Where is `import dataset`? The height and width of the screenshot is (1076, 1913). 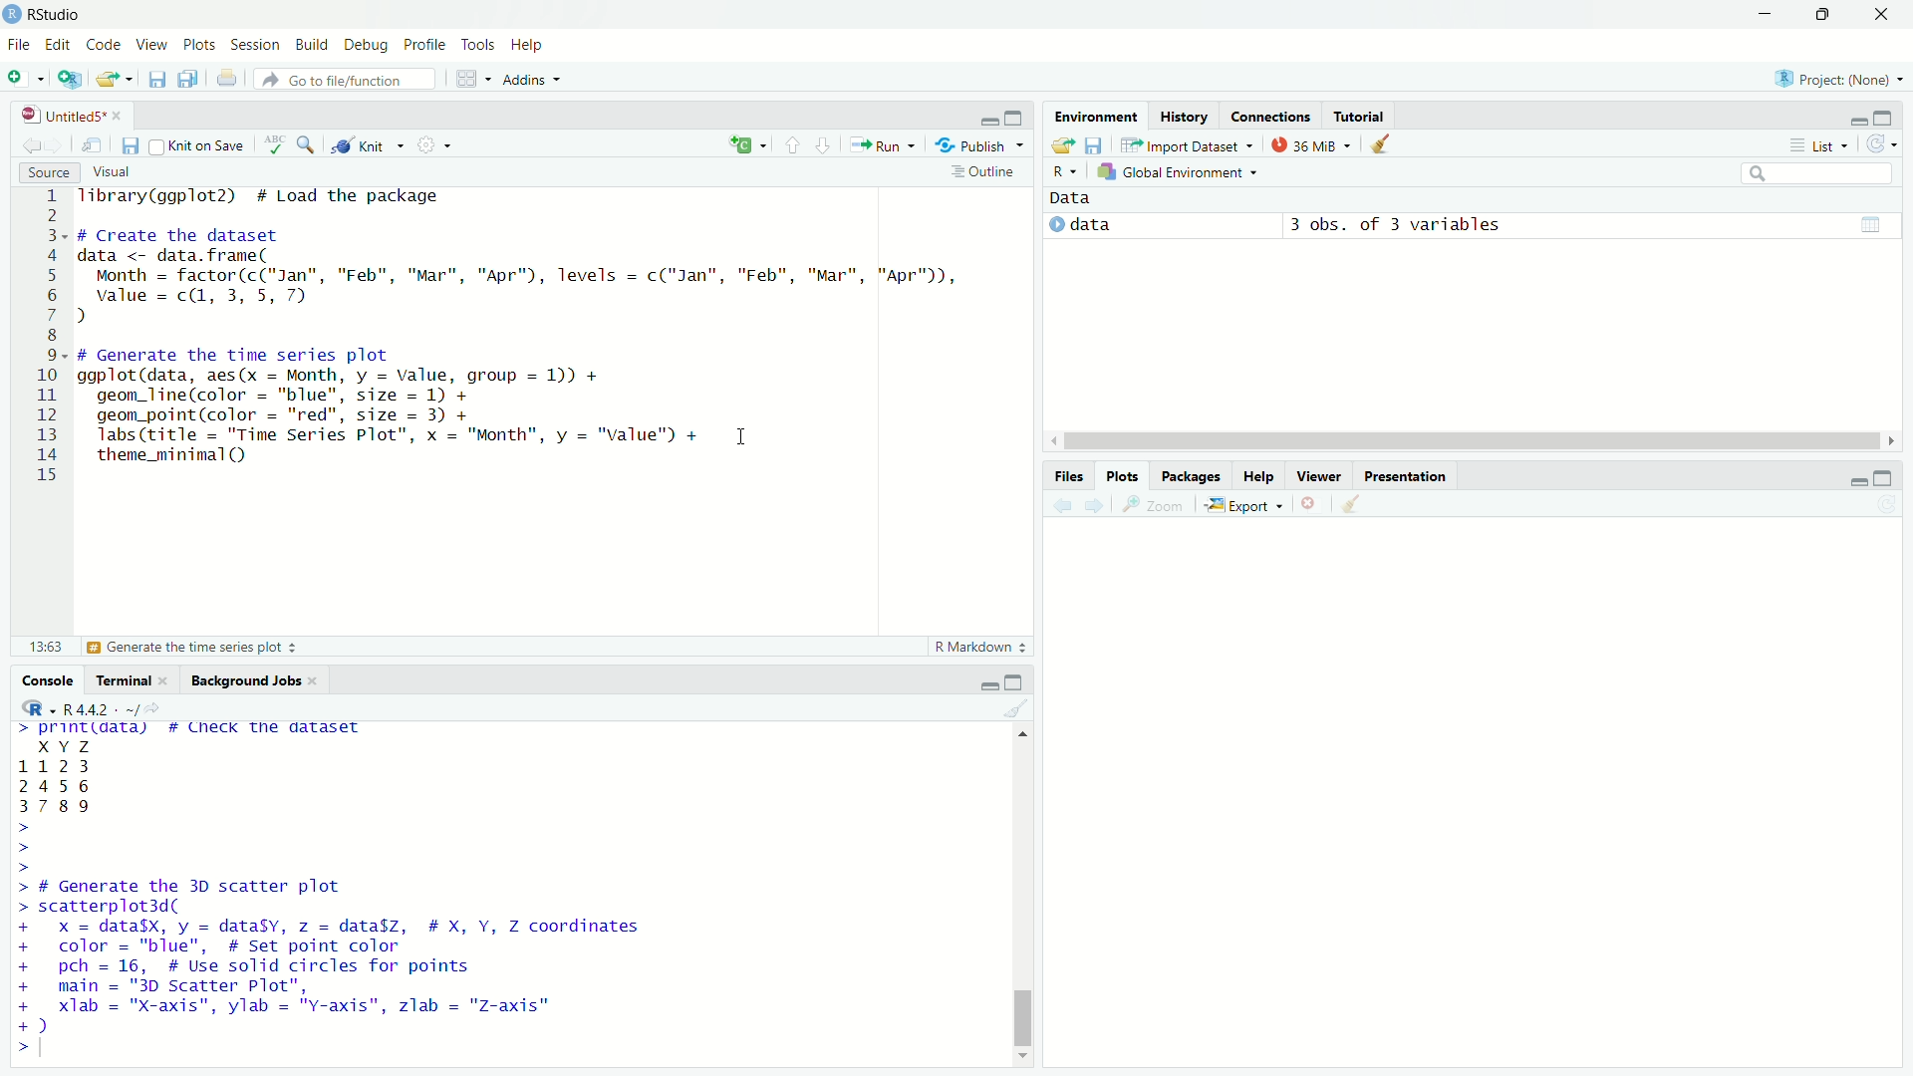 import dataset is located at coordinates (1187, 145).